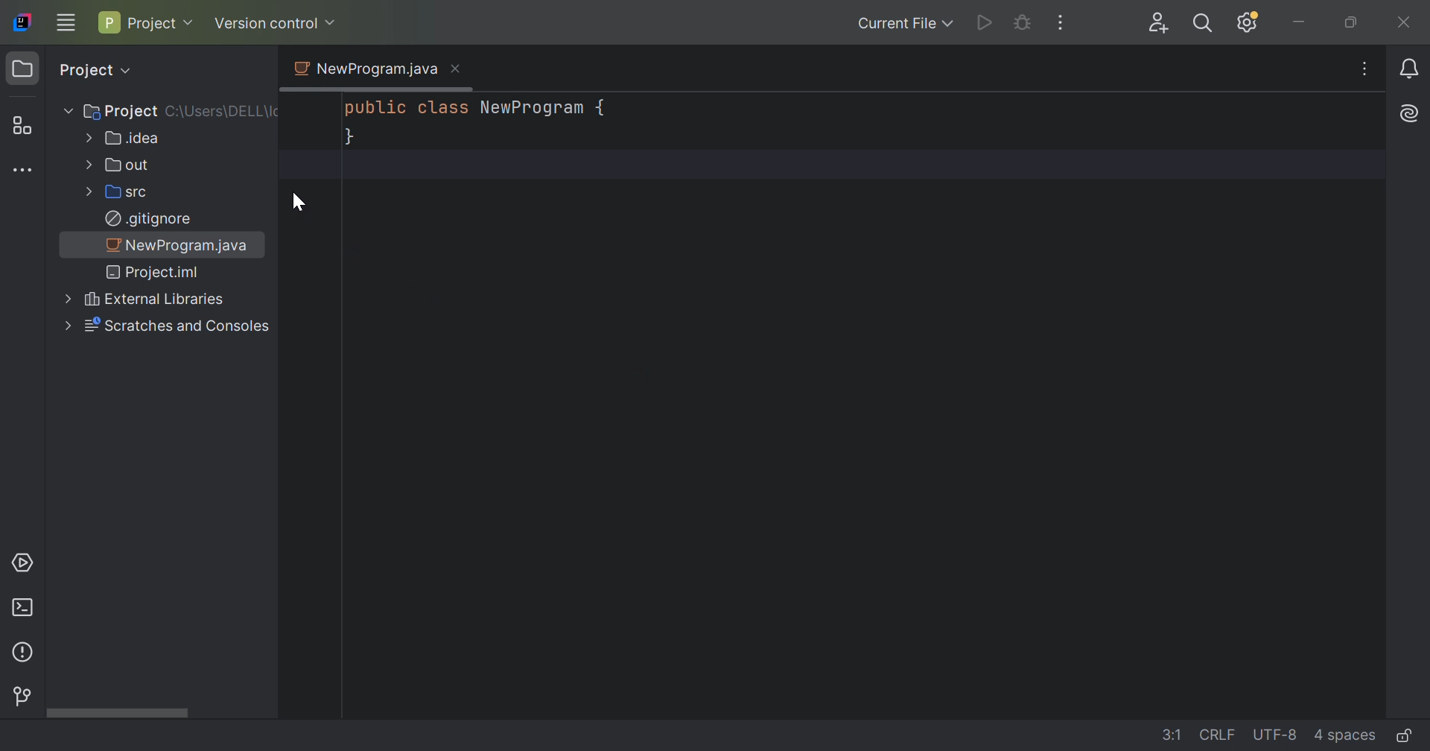  What do you see at coordinates (128, 164) in the screenshot?
I see `out` at bounding box center [128, 164].